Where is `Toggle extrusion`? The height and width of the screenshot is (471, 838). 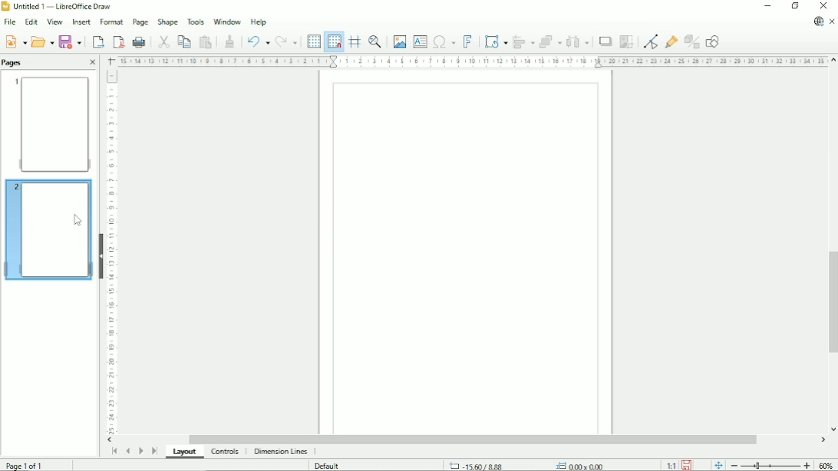
Toggle extrusion is located at coordinates (693, 42).